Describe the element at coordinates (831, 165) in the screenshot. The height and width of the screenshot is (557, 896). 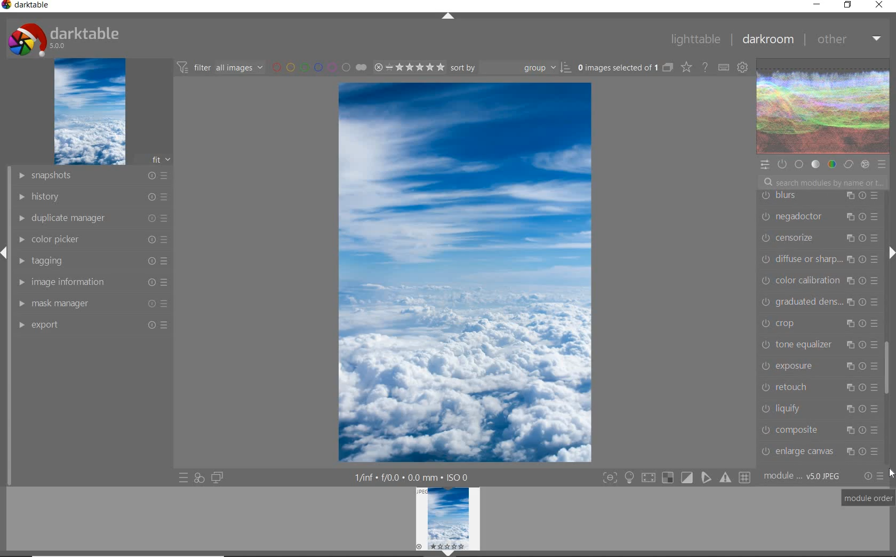
I see `COLOR` at that location.